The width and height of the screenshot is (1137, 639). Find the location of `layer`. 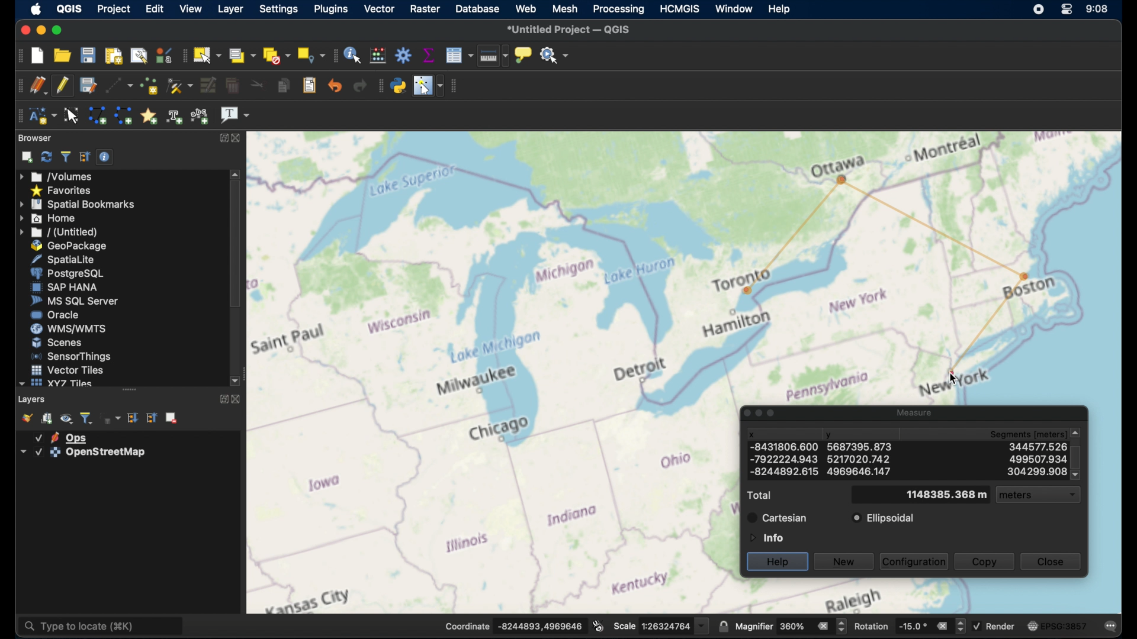

layer is located at coordinates (229, 9).